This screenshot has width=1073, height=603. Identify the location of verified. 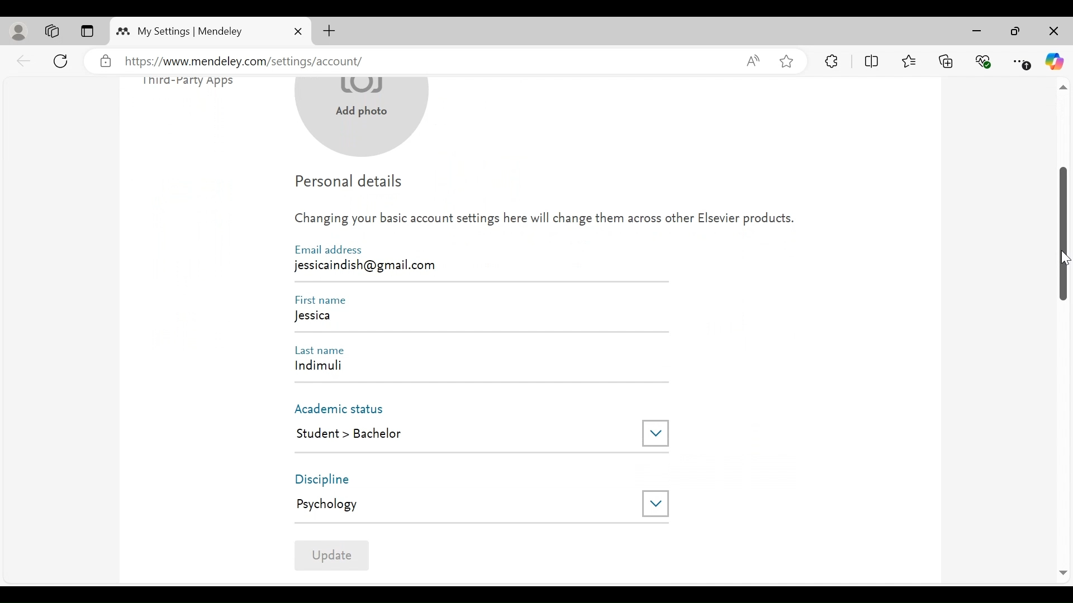
(106, 61).